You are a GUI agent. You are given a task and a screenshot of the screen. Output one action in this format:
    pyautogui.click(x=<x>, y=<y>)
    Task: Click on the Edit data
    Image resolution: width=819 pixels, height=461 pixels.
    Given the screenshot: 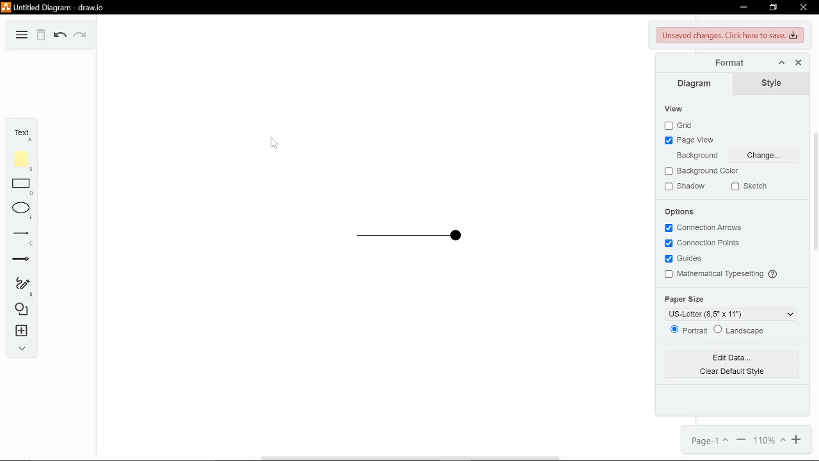 What is the action you would take?
    pyautogui.click(x=724, y=356)
    